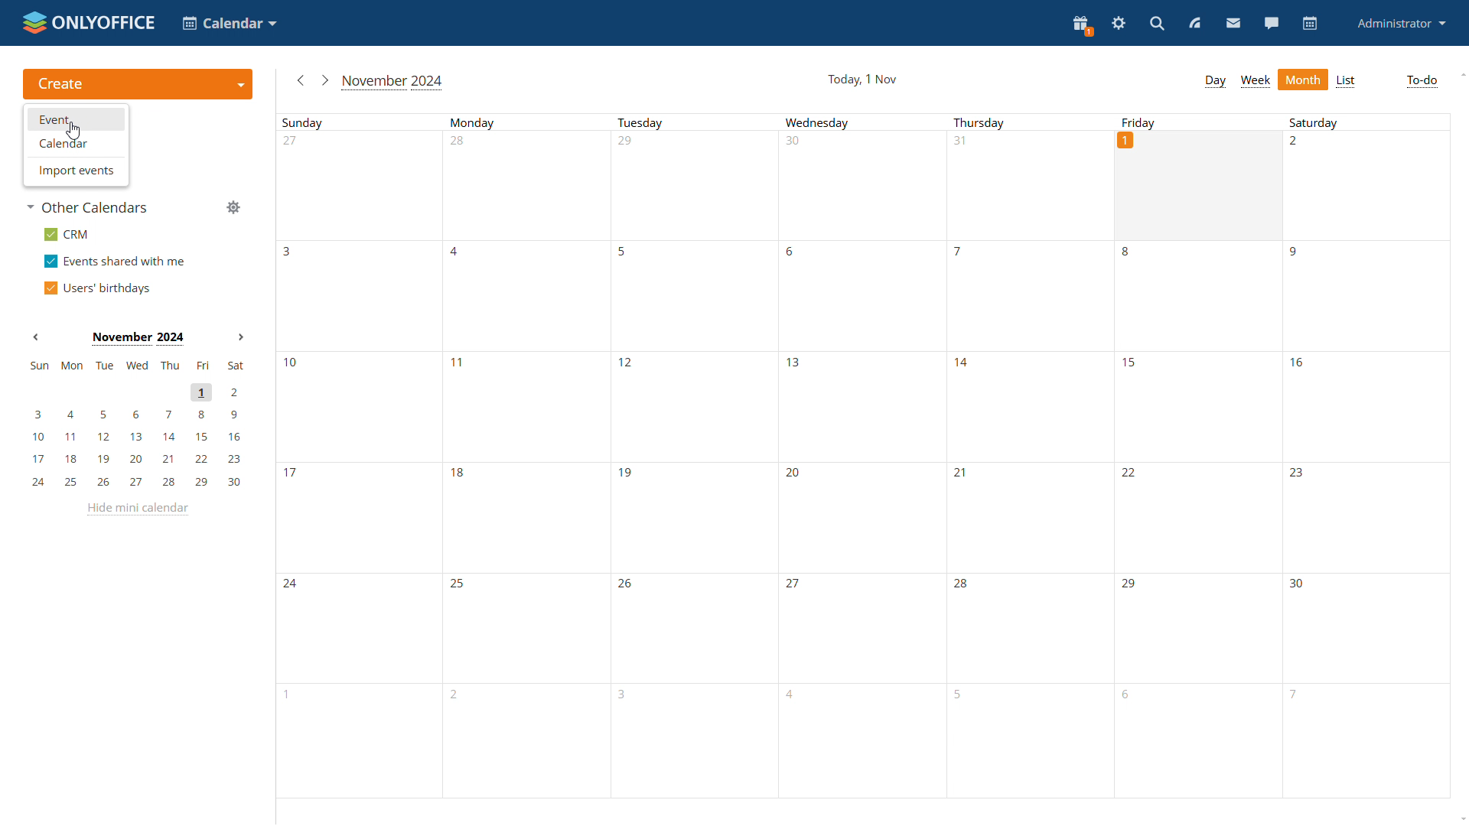  I want to click on Sunday , so click(360, 455).